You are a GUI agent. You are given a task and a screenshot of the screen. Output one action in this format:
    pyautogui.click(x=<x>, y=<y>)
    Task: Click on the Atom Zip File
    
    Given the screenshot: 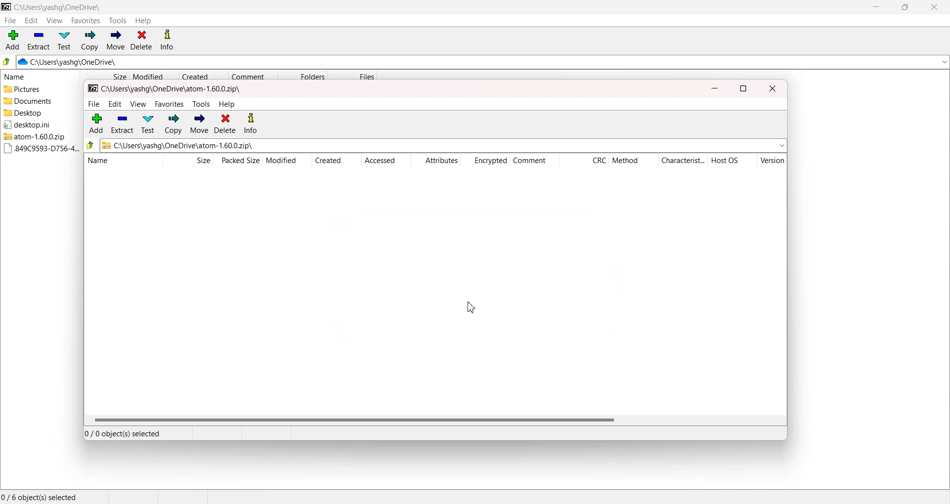 What is the action you would take?
    pyautogui.click(x=38, y=136)
    